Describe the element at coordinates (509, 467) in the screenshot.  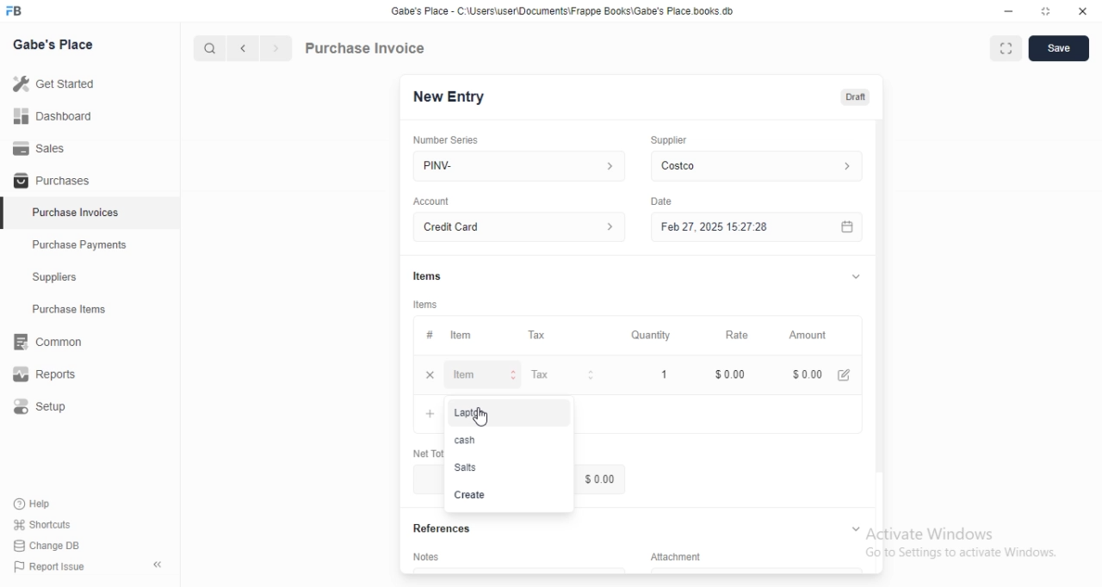
I see `salts` at that location.